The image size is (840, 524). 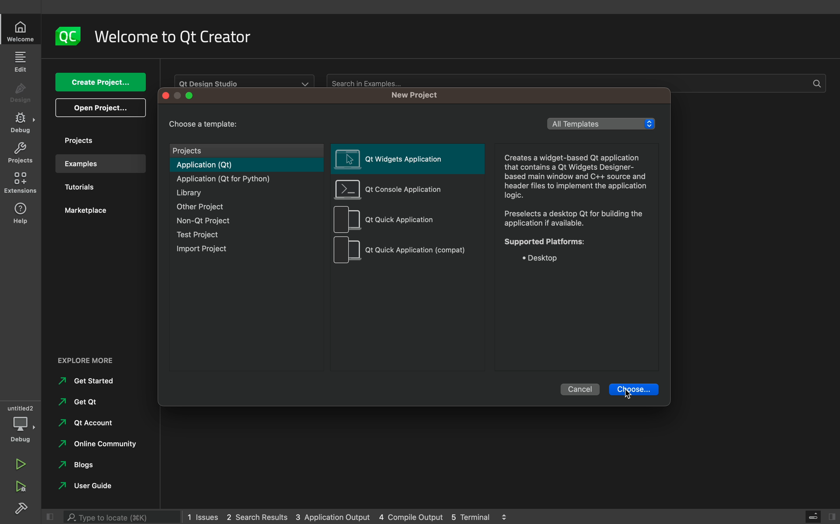 I want to click on non qt project, so click(x=244, y=220).